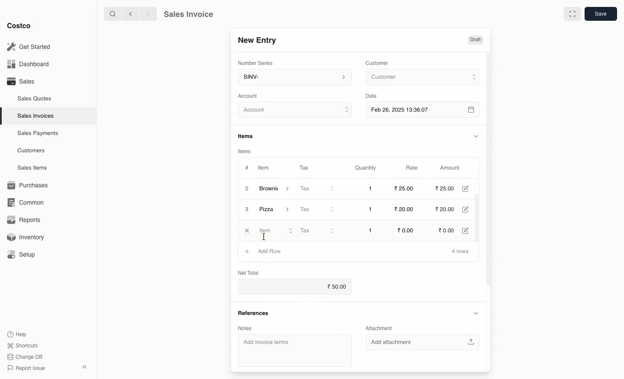 The width and height of the screenshot is (624, 379). I want to click on Sales Payments., so click(39, 134).